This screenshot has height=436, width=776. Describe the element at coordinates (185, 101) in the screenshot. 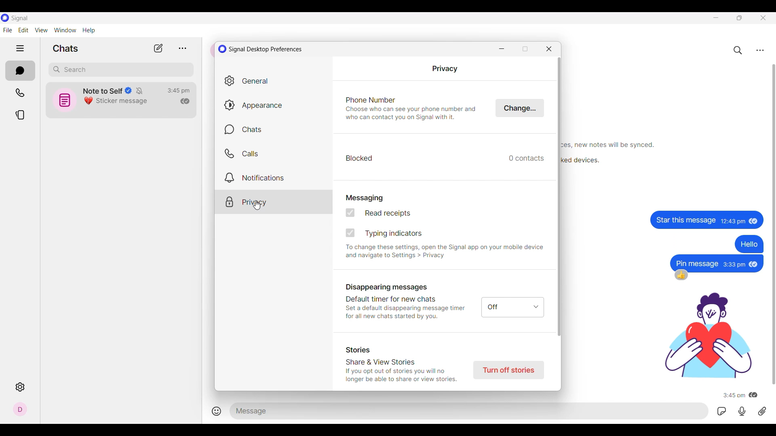

I see `Indicates read` at that location.